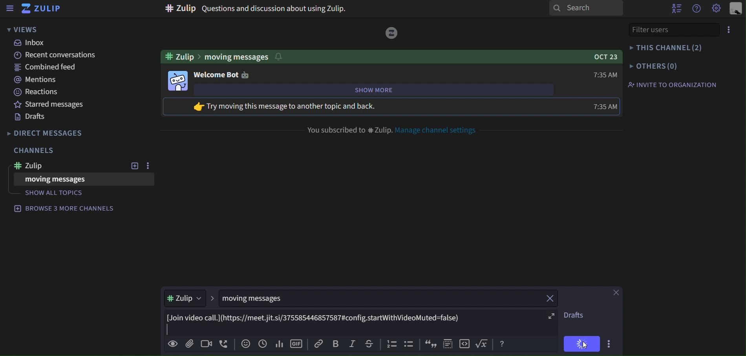 Image resolution: width=746 pixels, height=356 pixels. Describe the element at coordinates (221, 74) in the screenshot. I see `welcome bot` at that location.